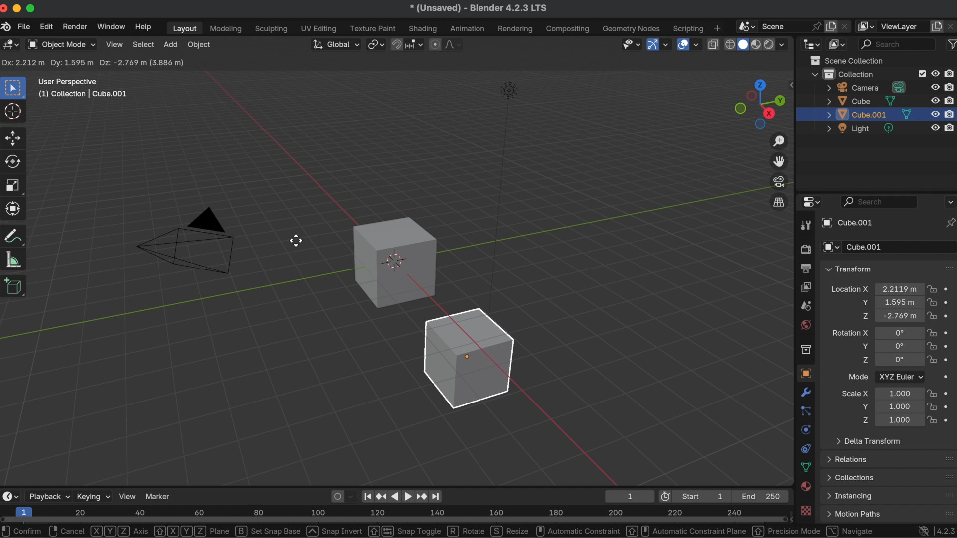 The height and width of the screenshot is (538, 957). What do you see at coordinates (397, 43) in the screenshot?
I see `snap` at bounding box center [397, 43].